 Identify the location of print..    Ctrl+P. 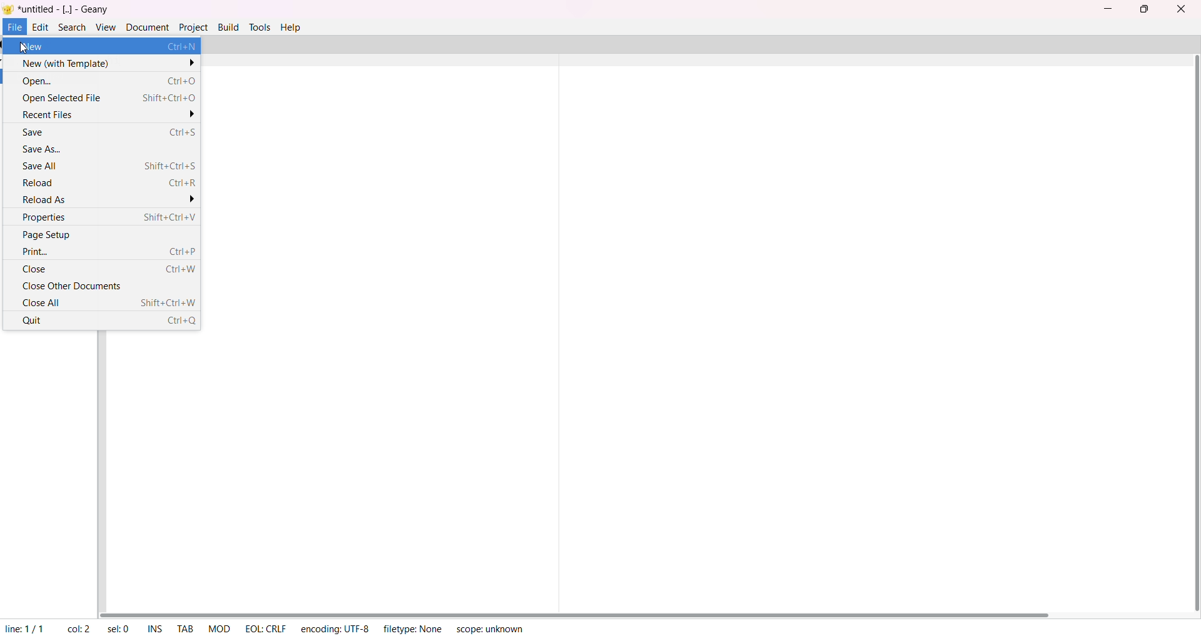
(107, 253).